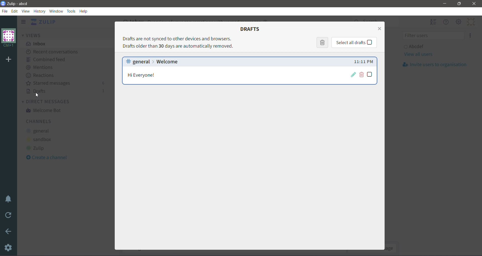 Image resolution: width=482 pixels, height=256 pixels. What do you see at coordinates (9, 247) in the screenshot?
I see `Settings` at bounding box center [9, 247].